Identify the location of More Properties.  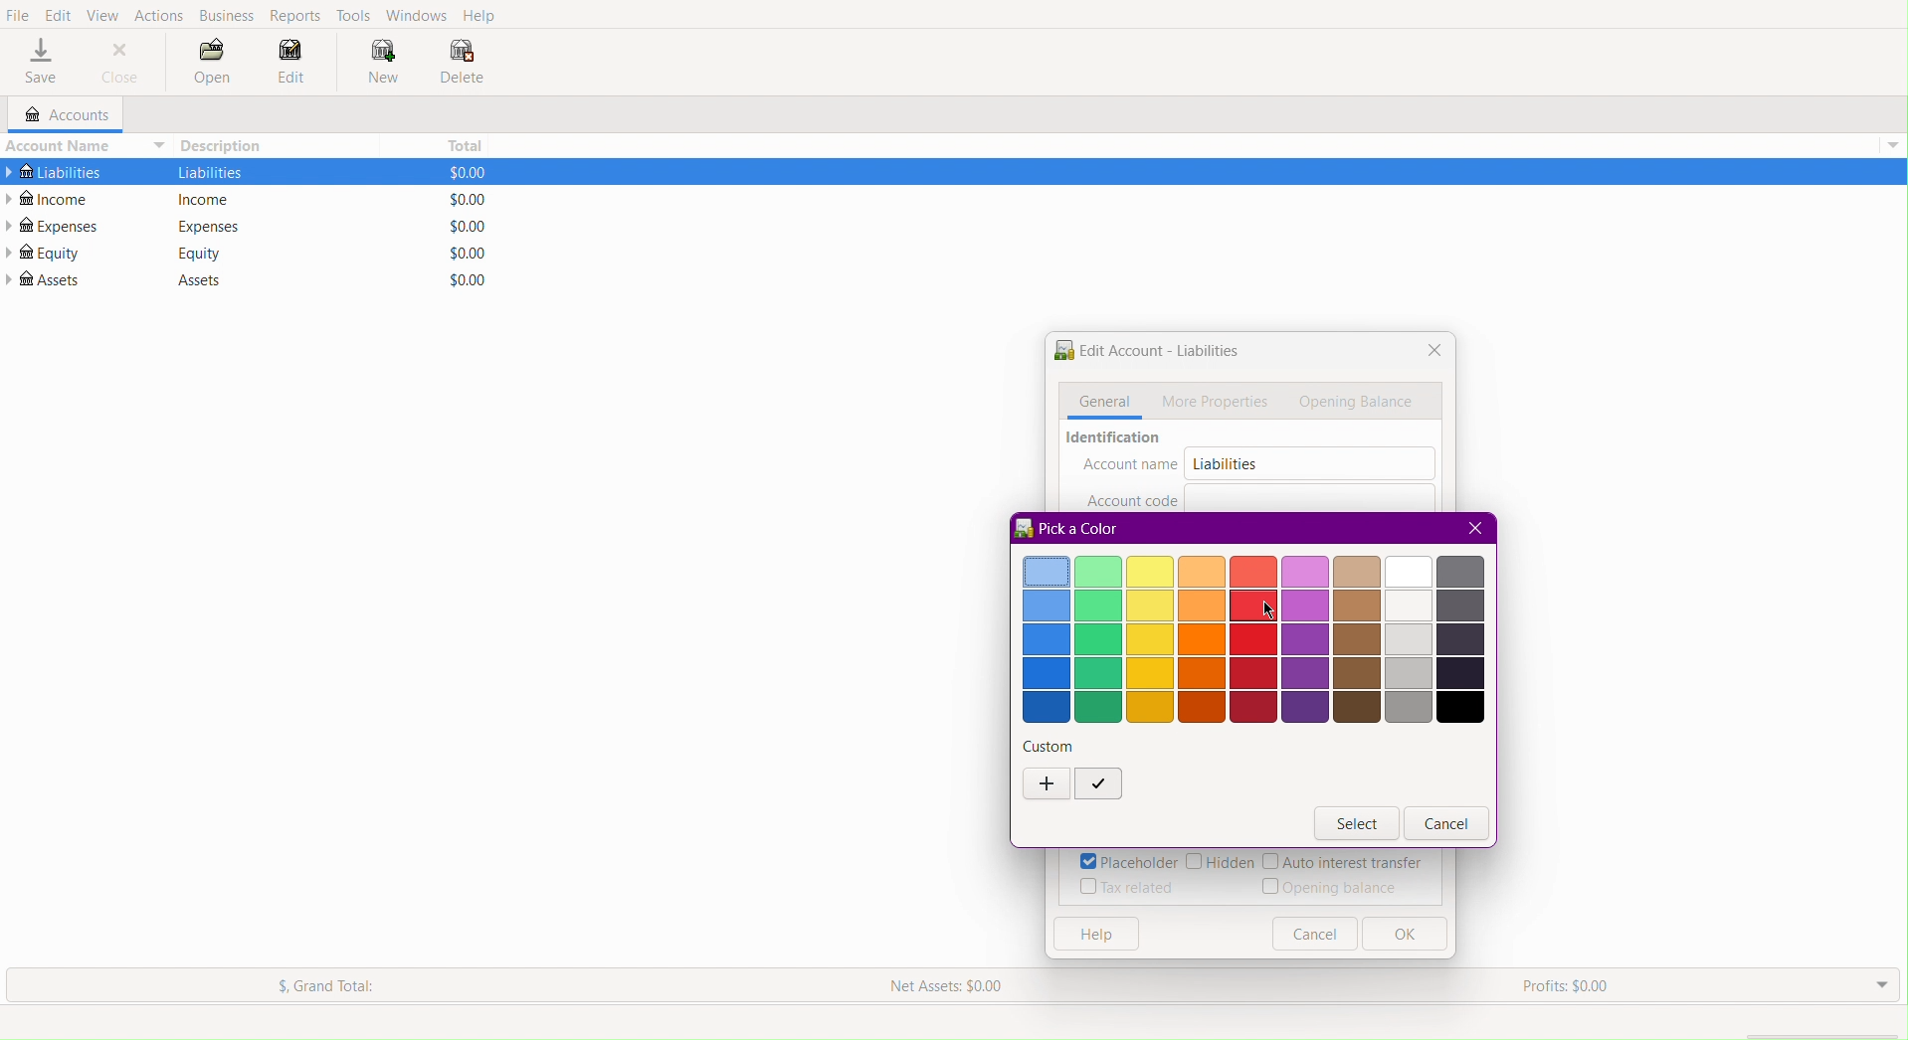
(1218, 401).